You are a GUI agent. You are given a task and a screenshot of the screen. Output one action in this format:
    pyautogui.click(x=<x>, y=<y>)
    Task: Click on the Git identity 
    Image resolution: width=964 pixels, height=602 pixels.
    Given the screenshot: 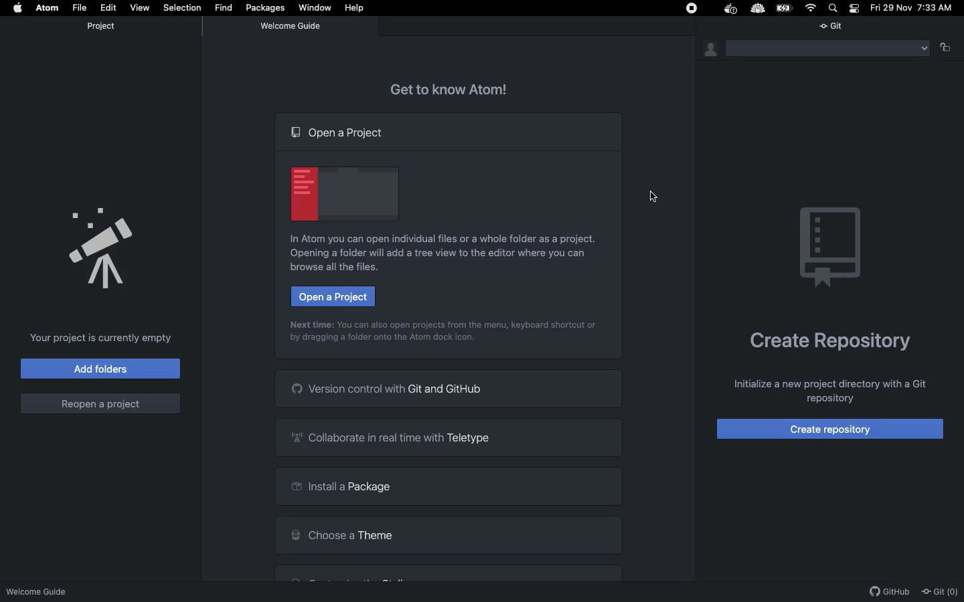 What is the action you would take?
    pyautogui.click(x=712, y=50)
    